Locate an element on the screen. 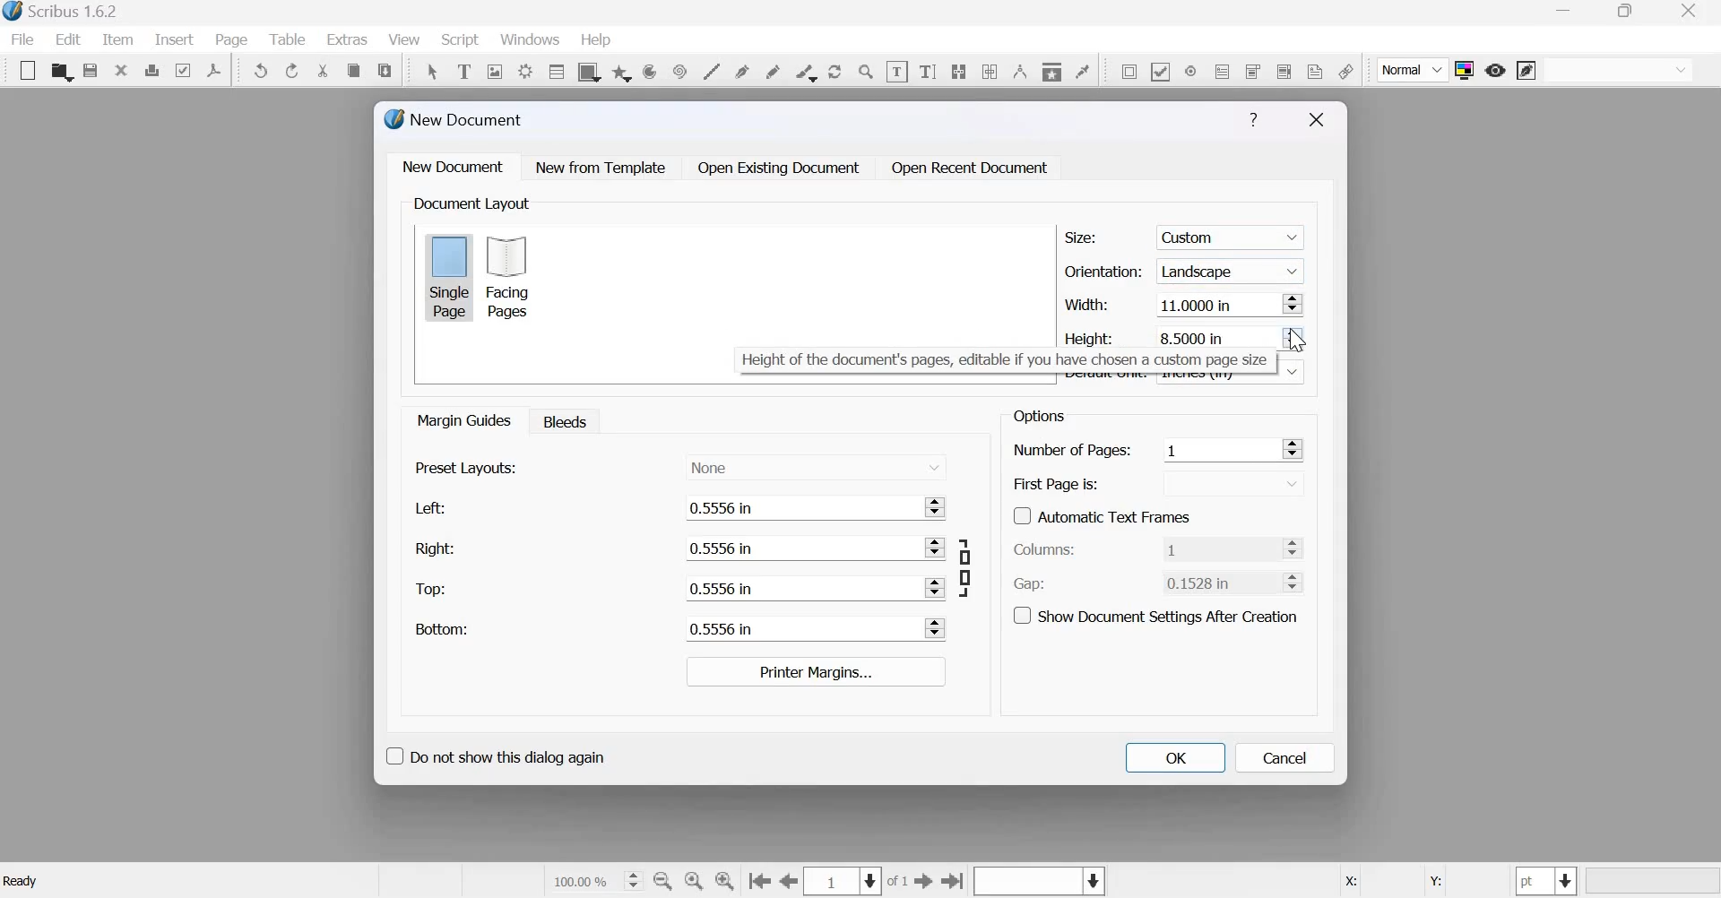 This screenshot has height=898, width=1721. current zoom level is located at coordinates (595, 880).